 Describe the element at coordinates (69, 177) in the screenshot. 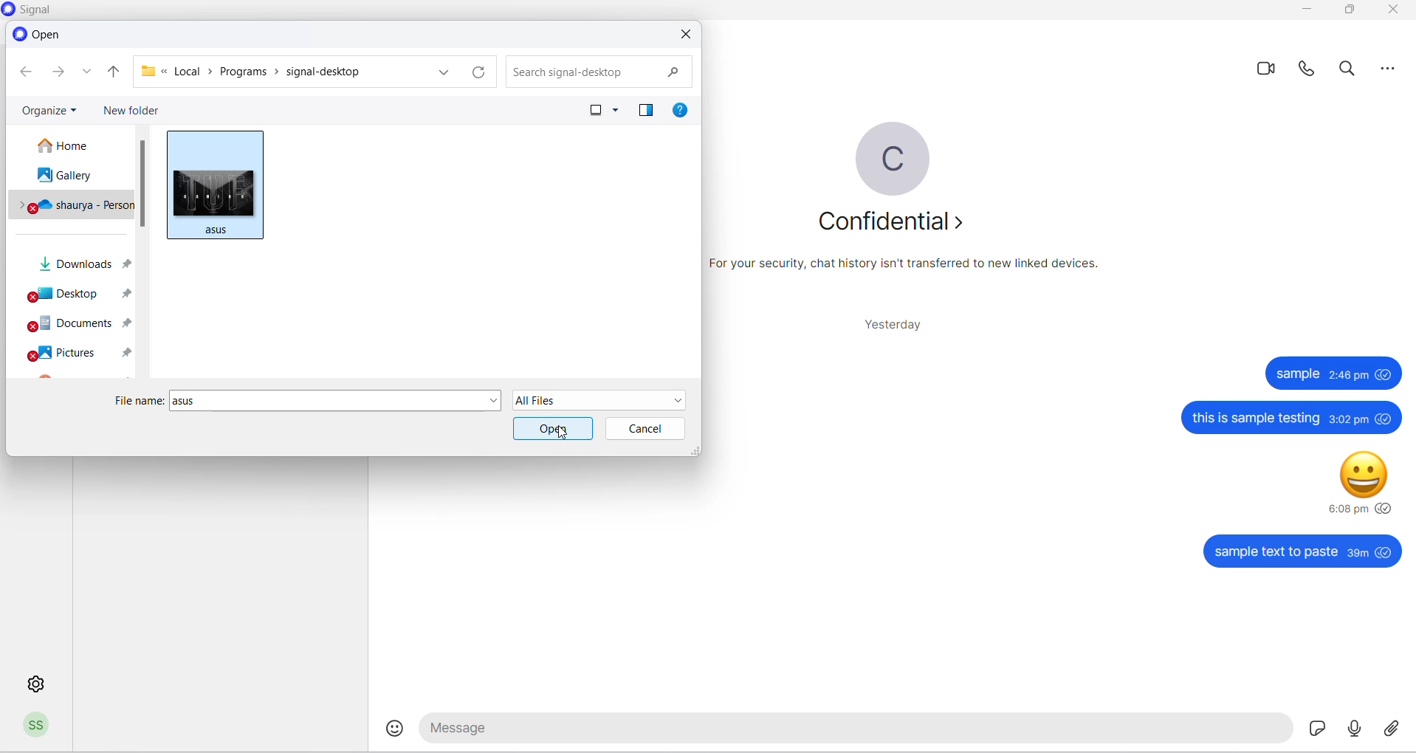

I see `gallery` at that location.